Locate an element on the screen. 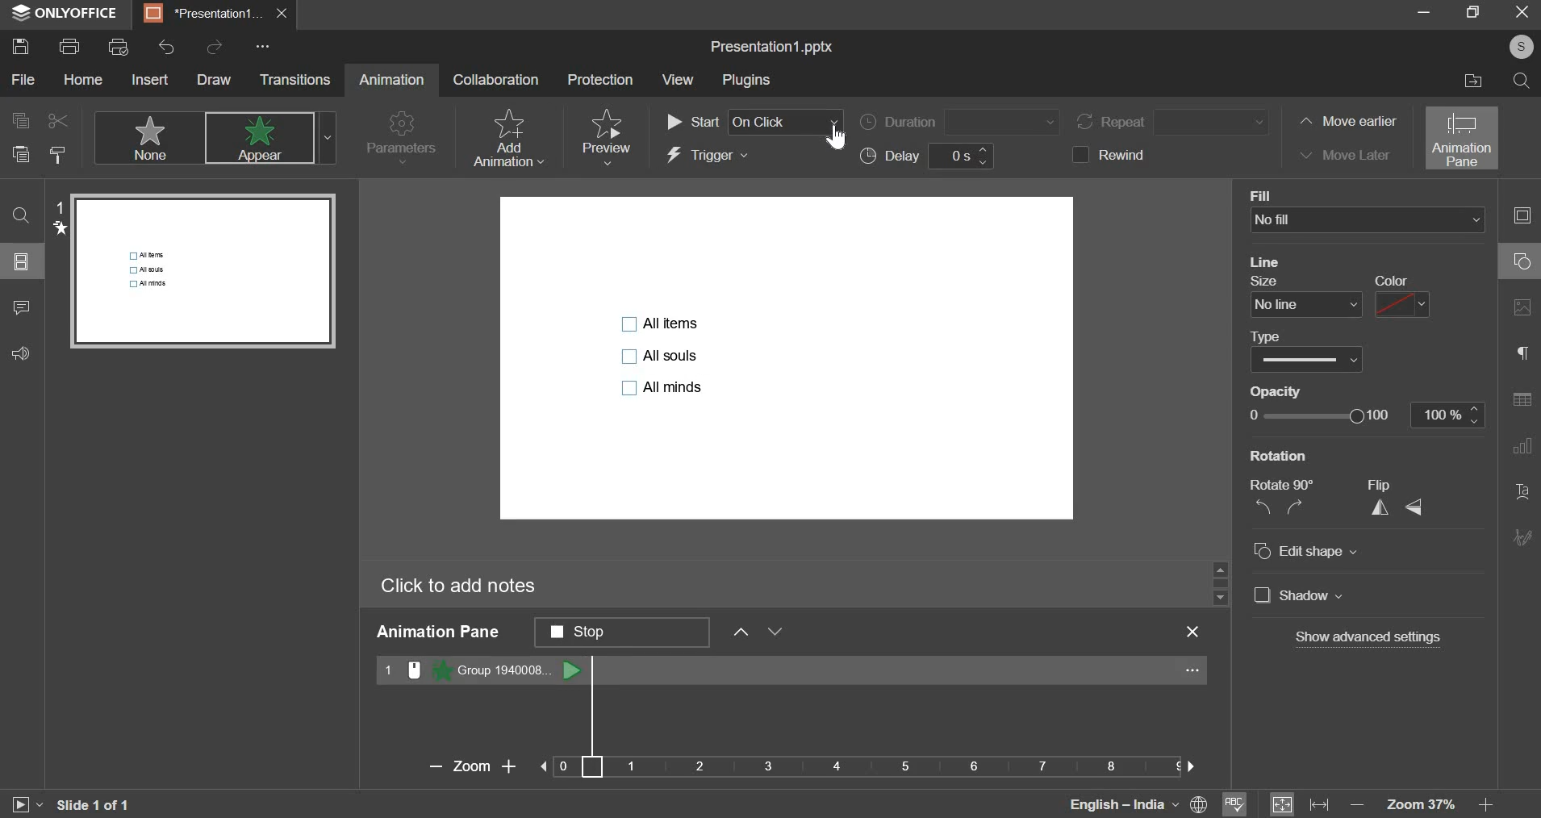  animation pane is located at coordinates (436, 632).